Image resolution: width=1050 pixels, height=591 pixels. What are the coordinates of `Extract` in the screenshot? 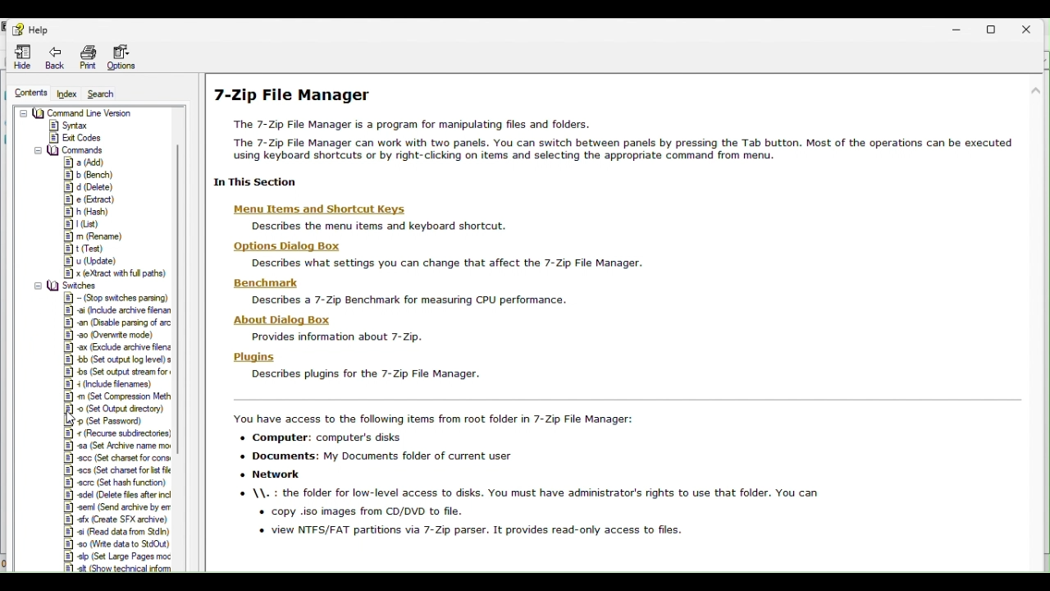 It's located at (100, 273).